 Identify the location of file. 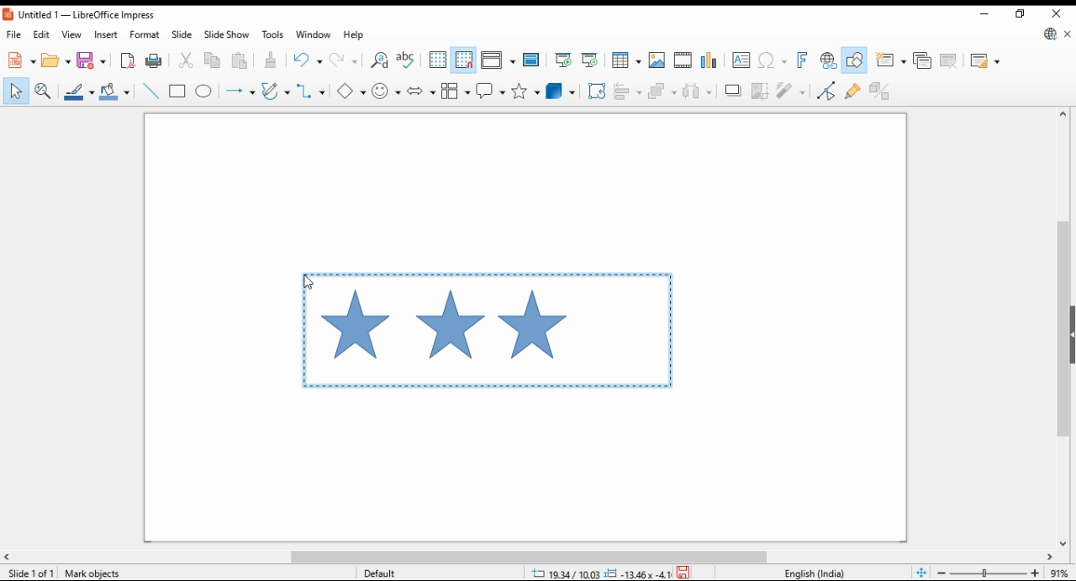
(14, 34).